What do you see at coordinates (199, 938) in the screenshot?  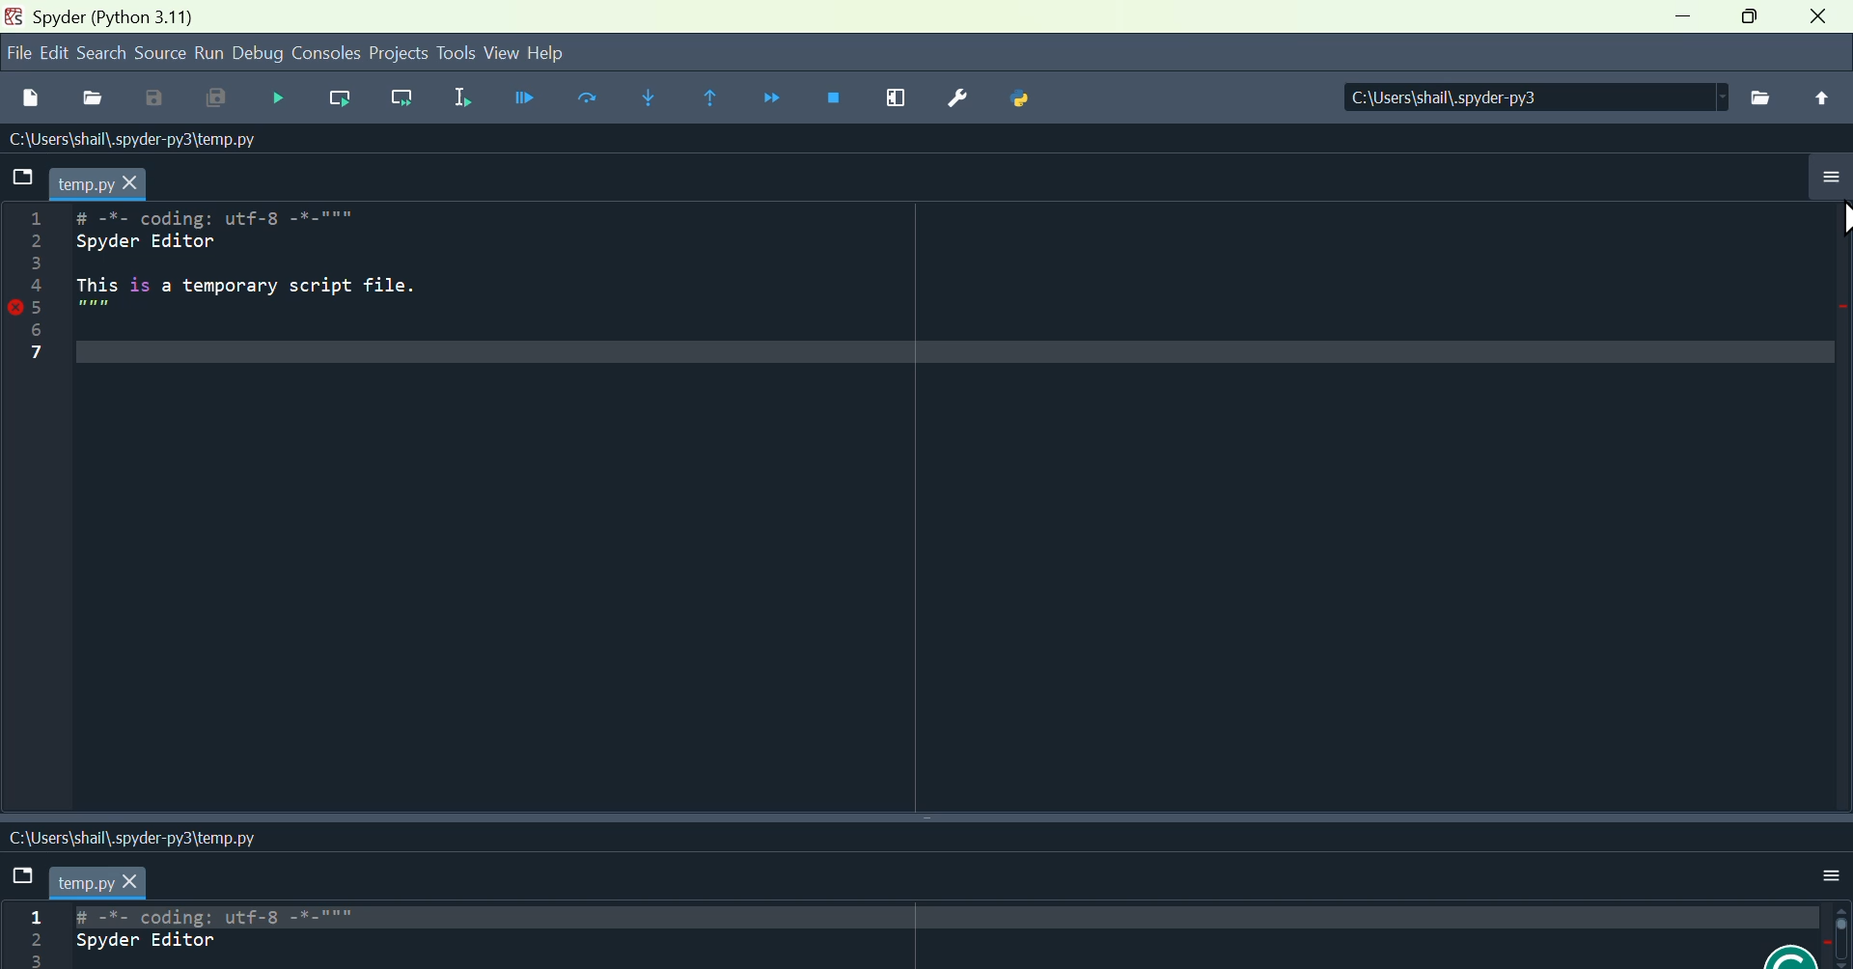 I see `Code` at bounding box center [199, 938].